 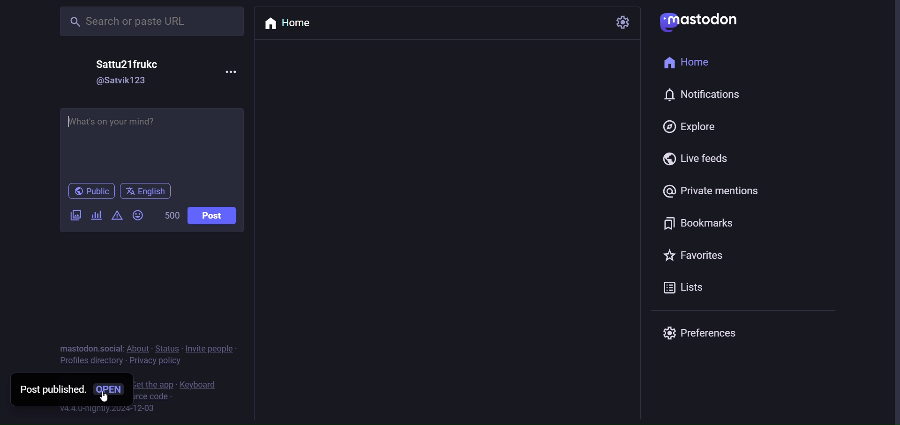 I want to click on post published, so click(x=47, y=389).